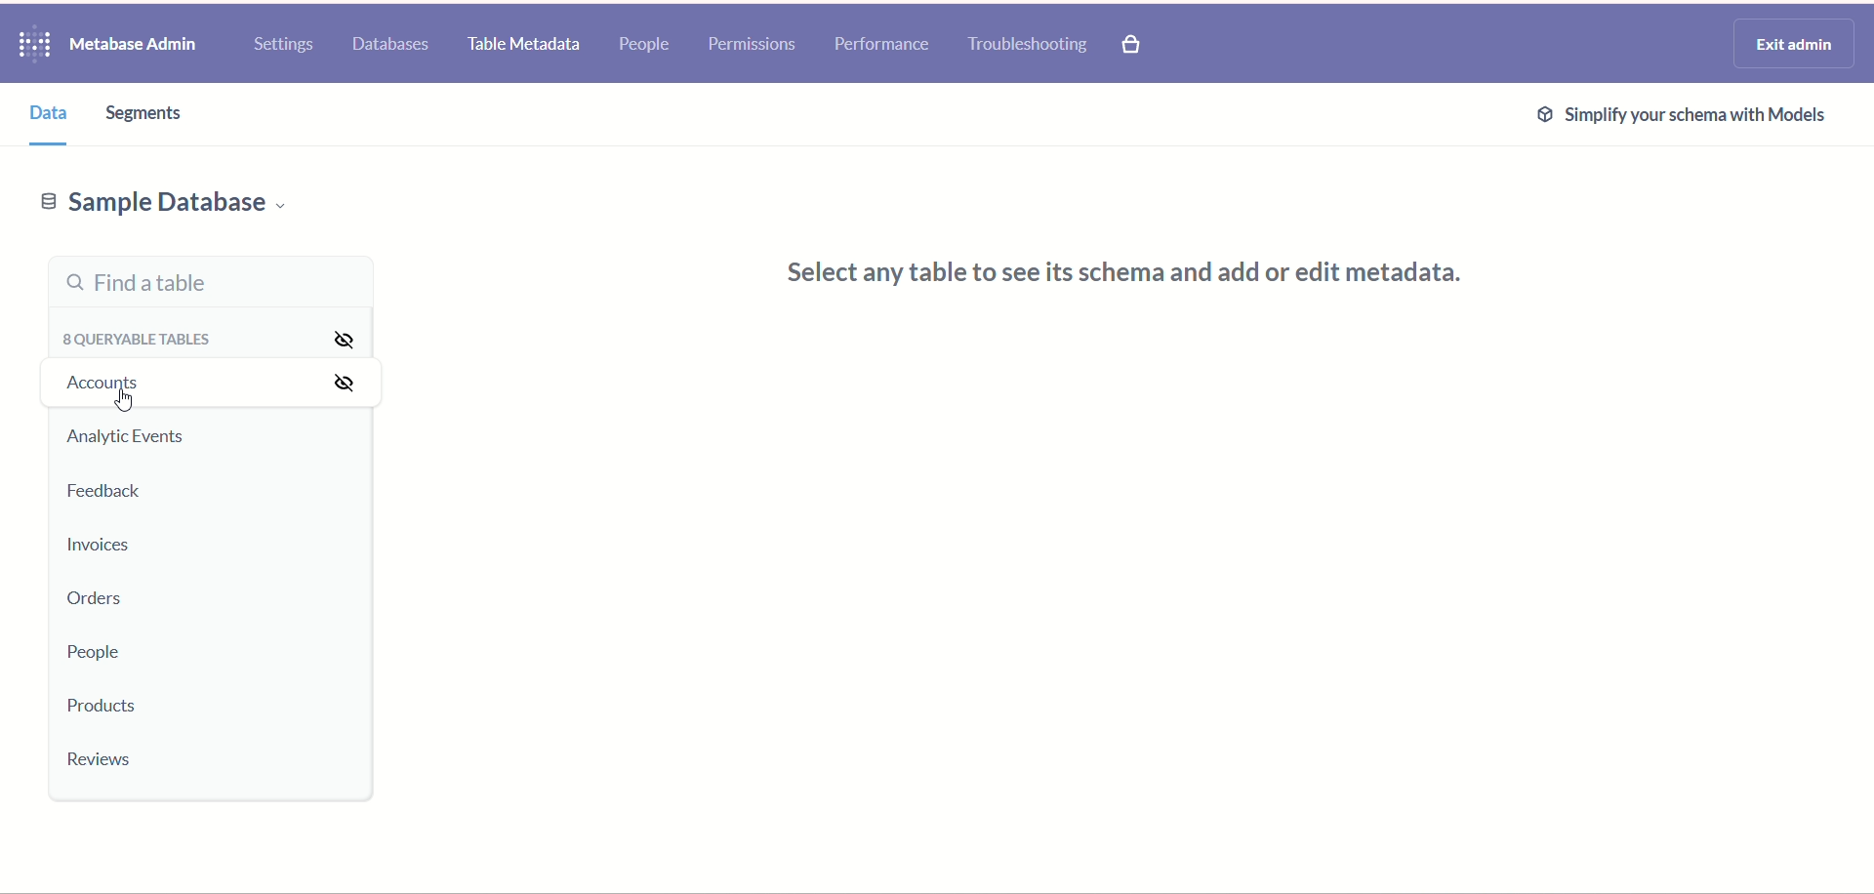 The width and height of the screenshot is (1874, 894). I want to click on settings, so click(284, 45).